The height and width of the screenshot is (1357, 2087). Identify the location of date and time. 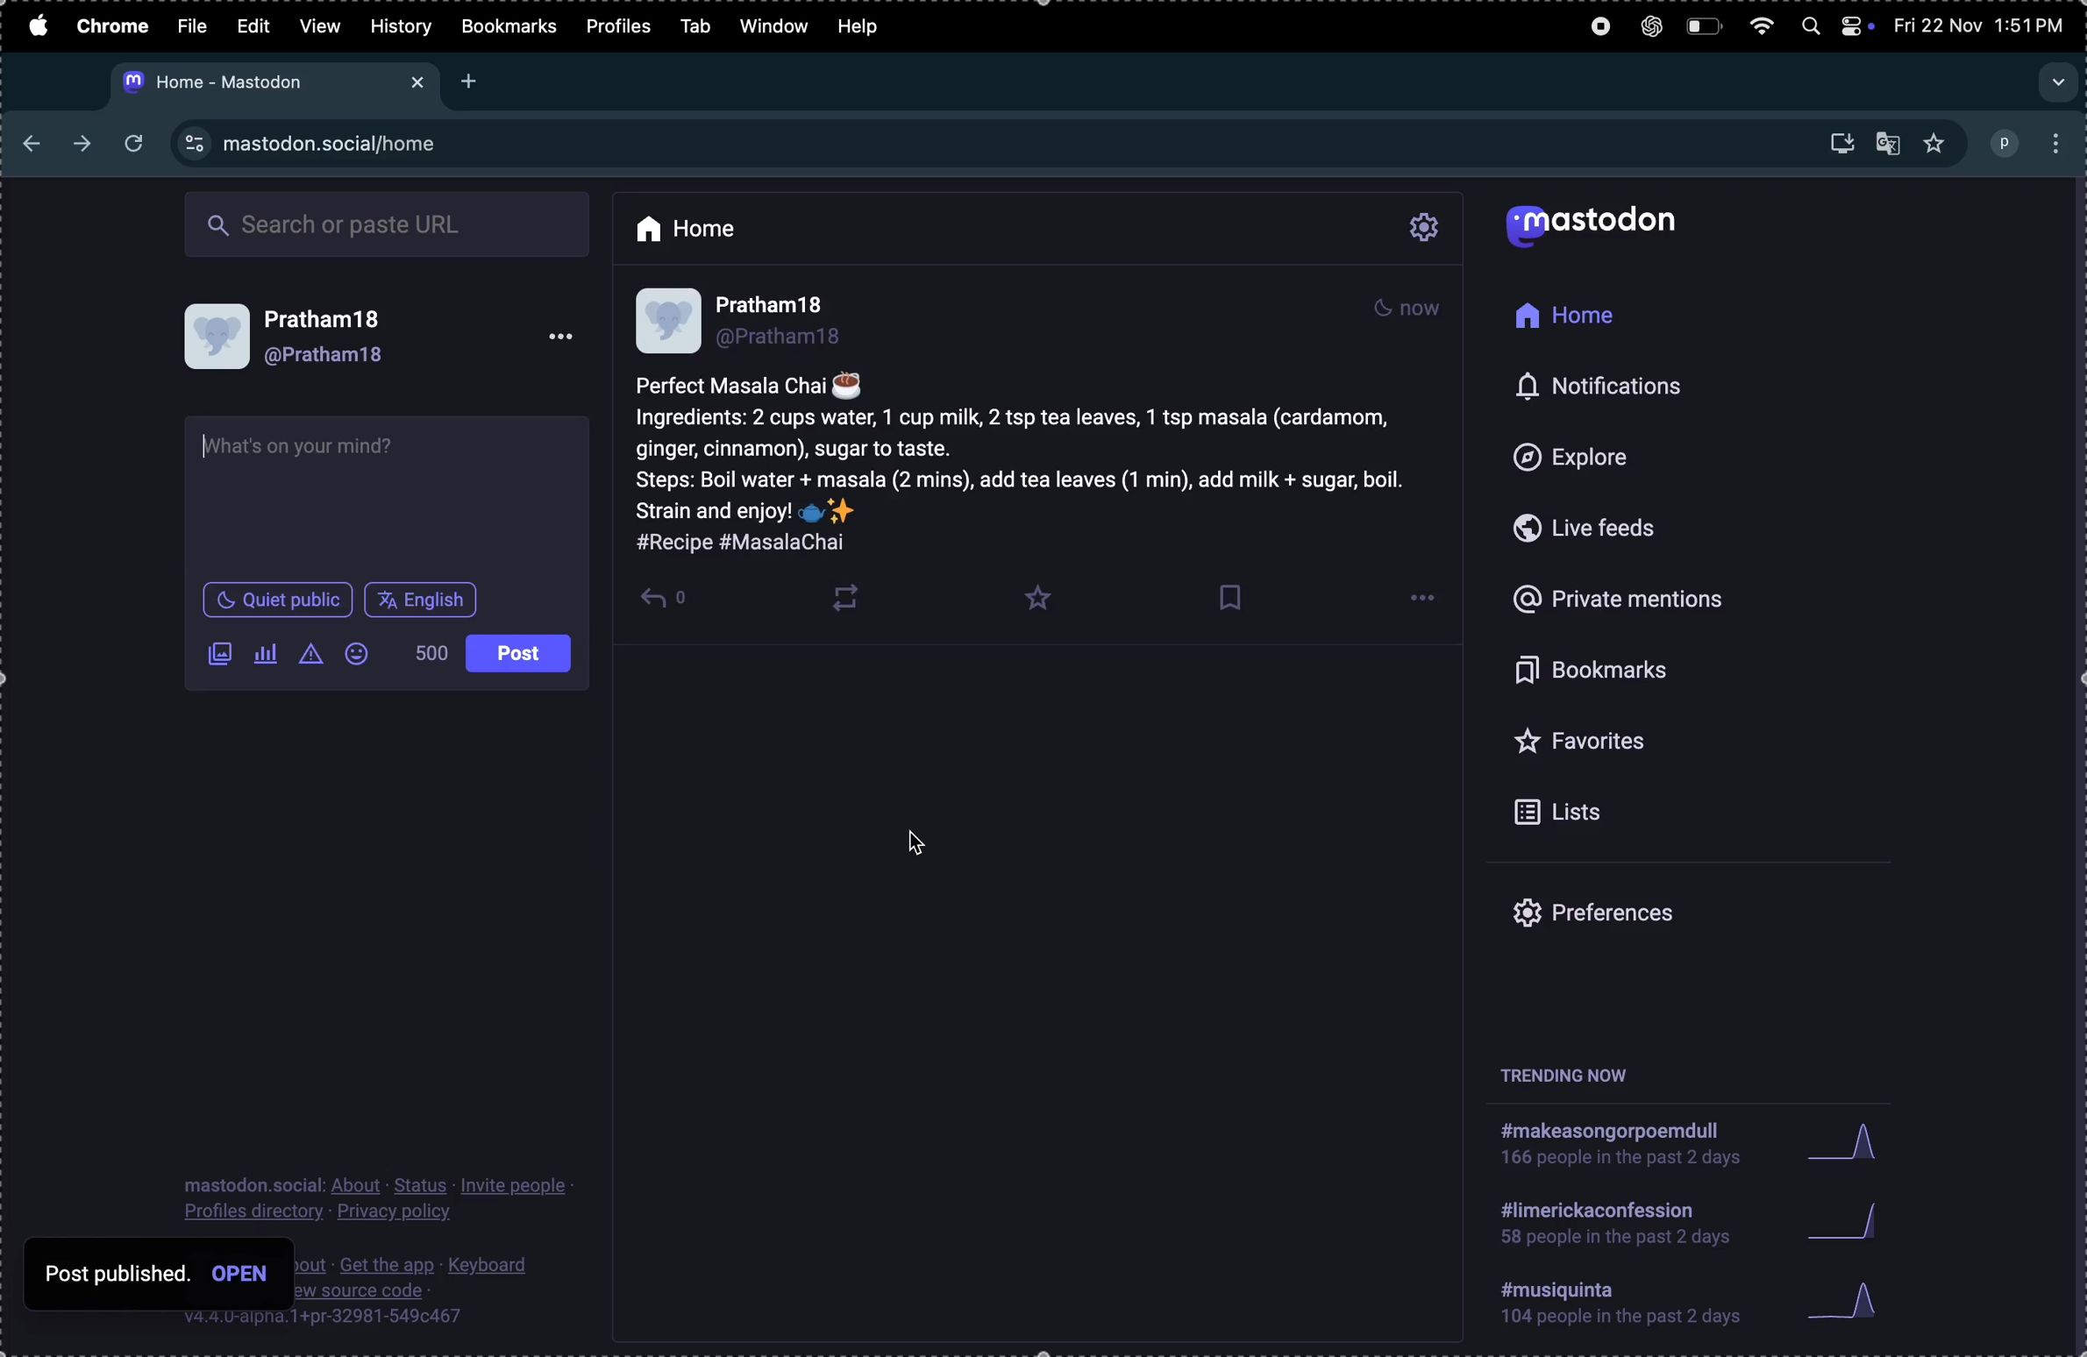
(1979, 24).